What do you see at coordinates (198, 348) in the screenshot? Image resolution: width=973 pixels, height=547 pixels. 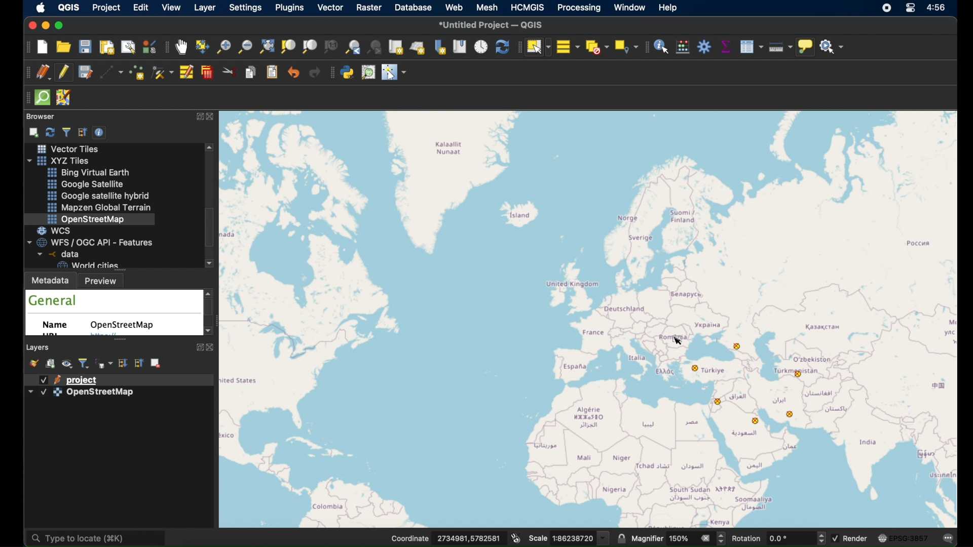 I see `expand` at bounding box center [198, 348].